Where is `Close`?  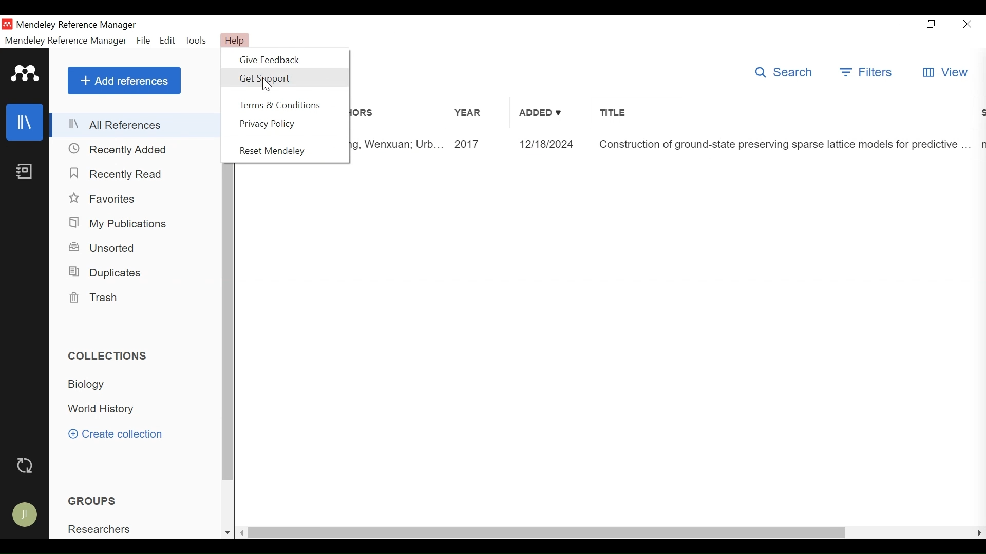
Close is located at coordinates (969, 24).